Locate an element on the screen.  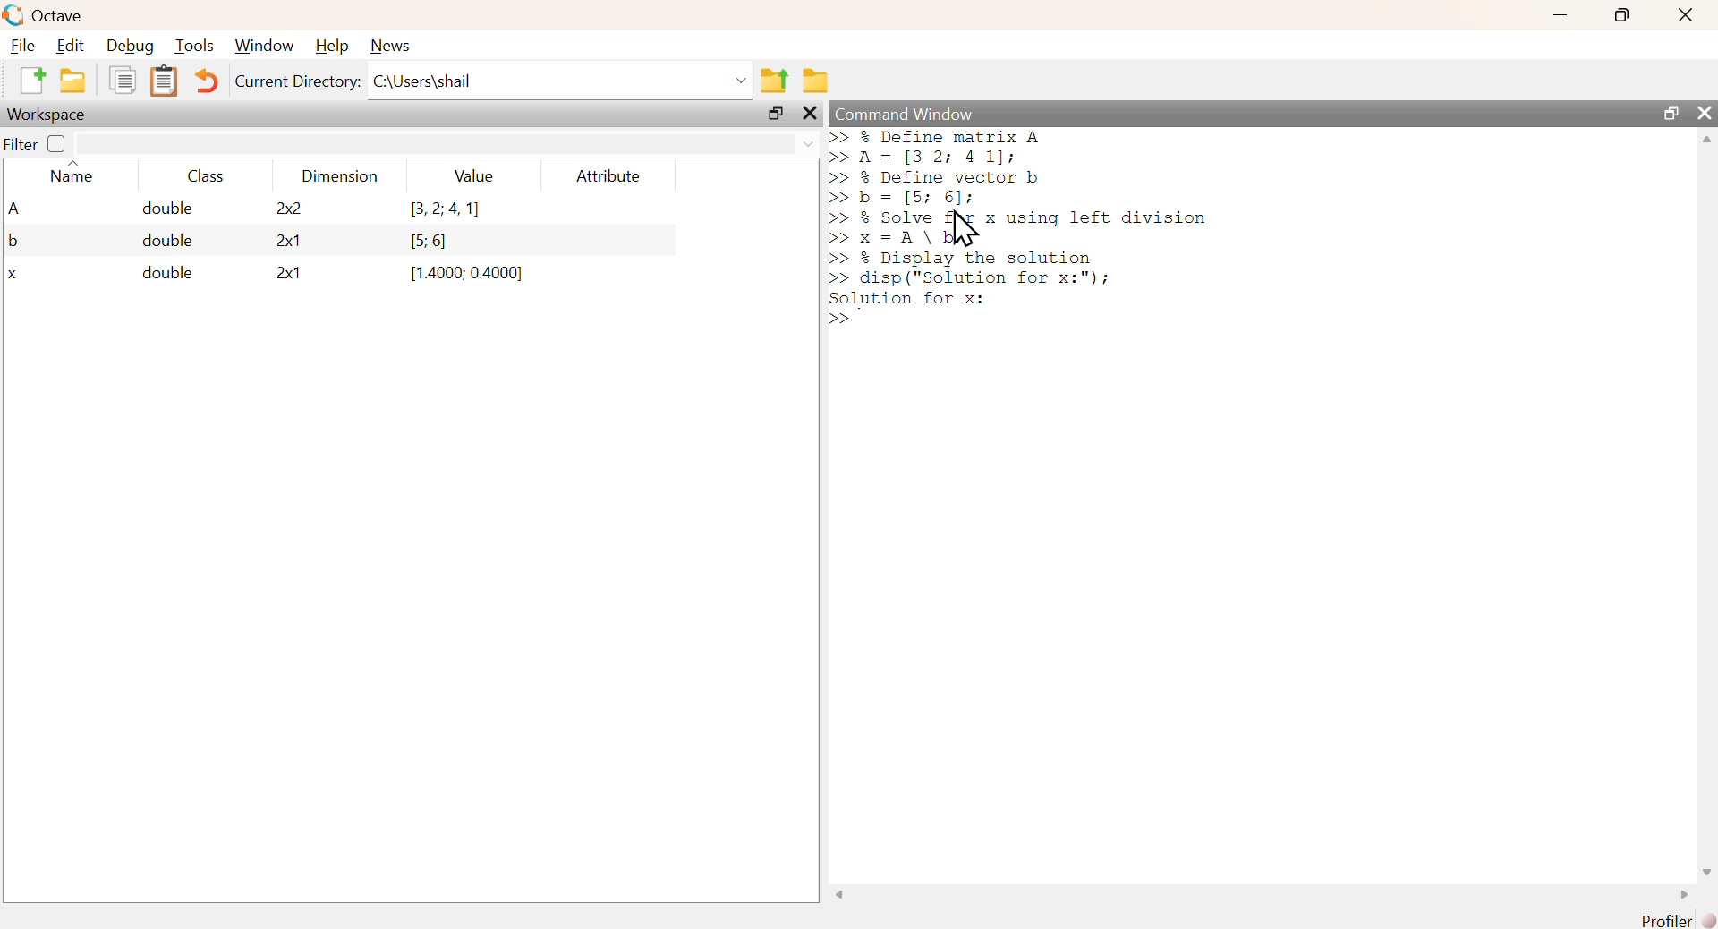
double is located at coordinates (160, 241).